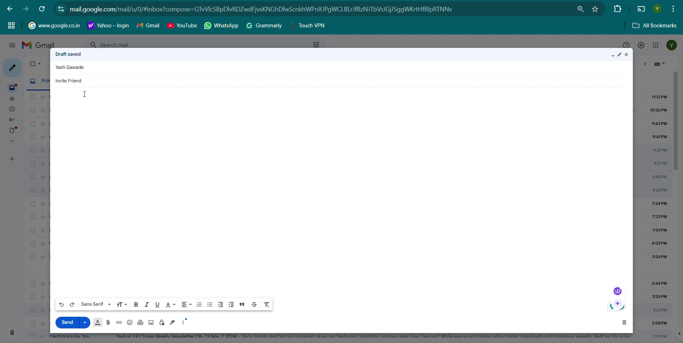  I want to click on Insert Link, so click(118, 322).